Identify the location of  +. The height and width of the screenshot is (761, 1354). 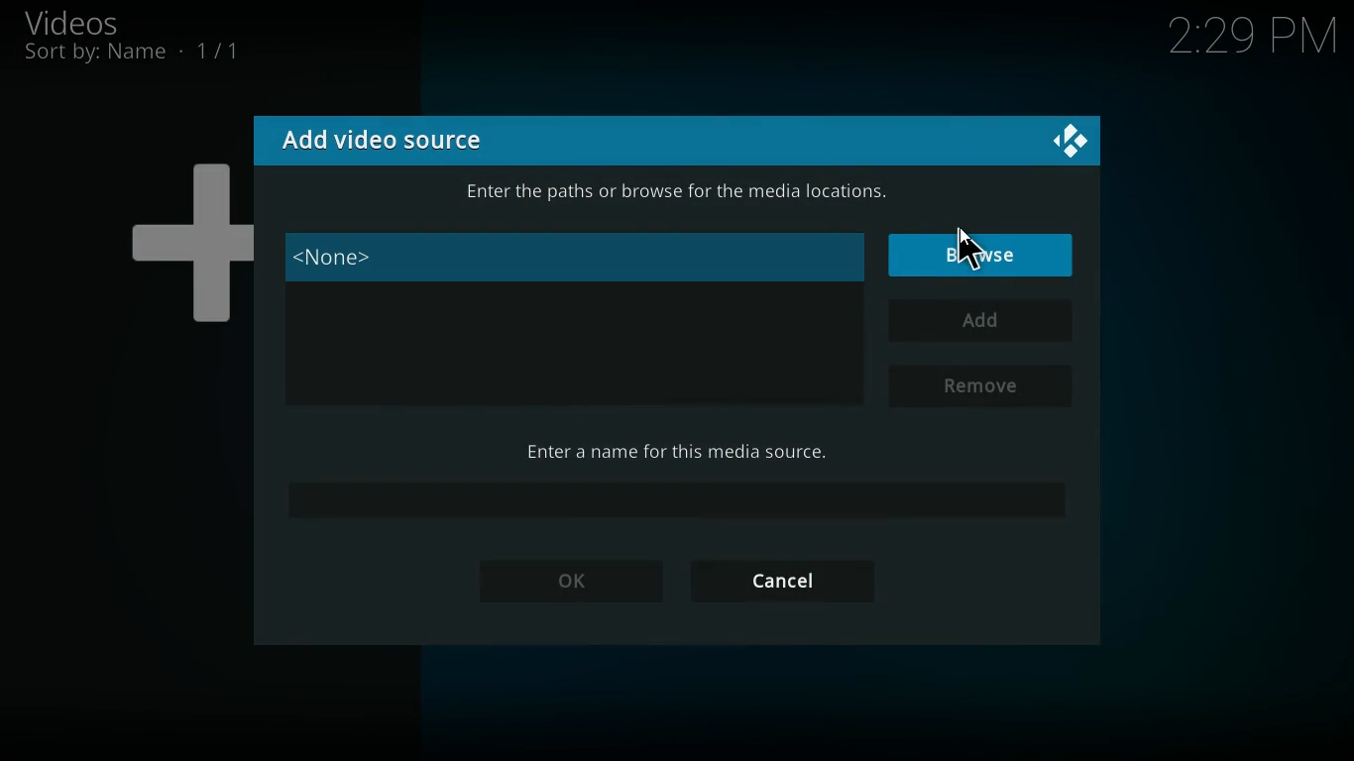
(179, 235).